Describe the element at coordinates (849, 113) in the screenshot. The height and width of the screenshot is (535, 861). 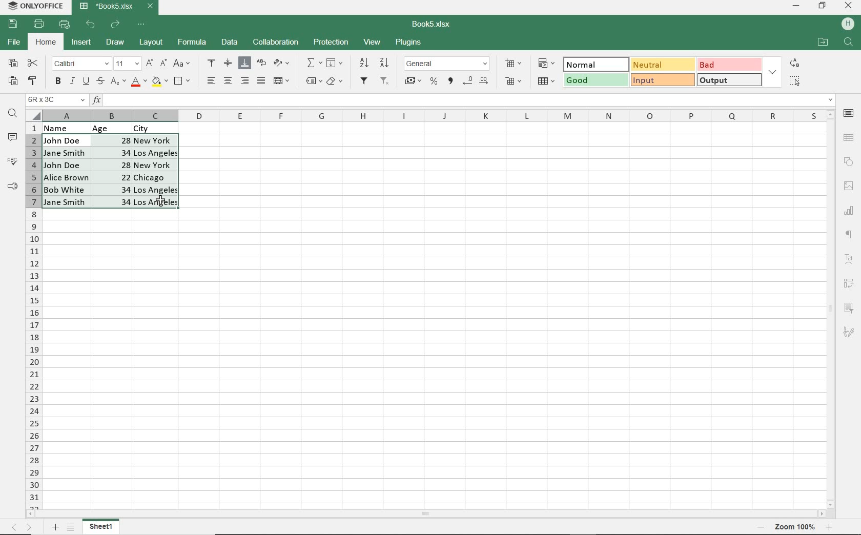
I see `CELL SETTINGS` at that location.